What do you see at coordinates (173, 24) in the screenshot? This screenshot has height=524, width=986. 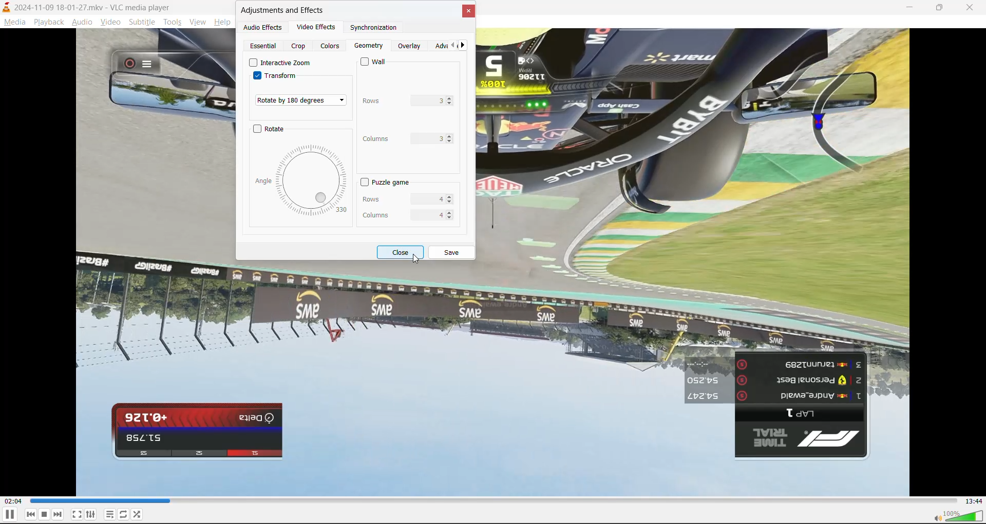 I see `tools` at bounding box center [173, 24].